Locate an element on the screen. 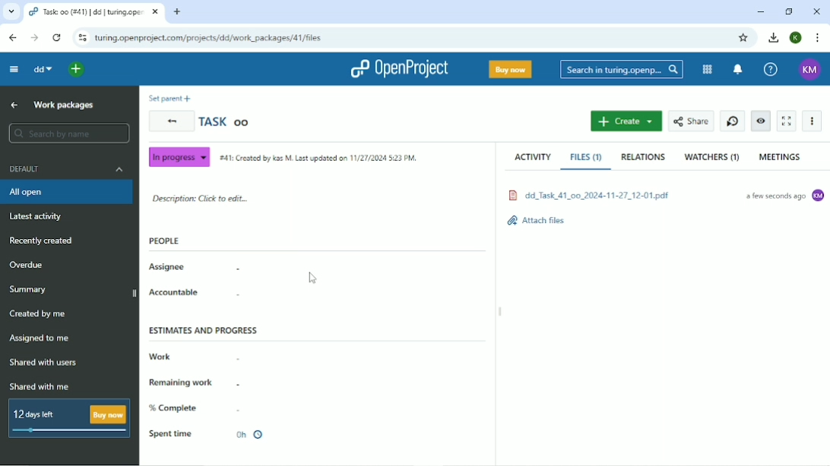 Image resolution: width=830 pixels, height=466 pixels. Search y name is located at coordinates (70, 133).